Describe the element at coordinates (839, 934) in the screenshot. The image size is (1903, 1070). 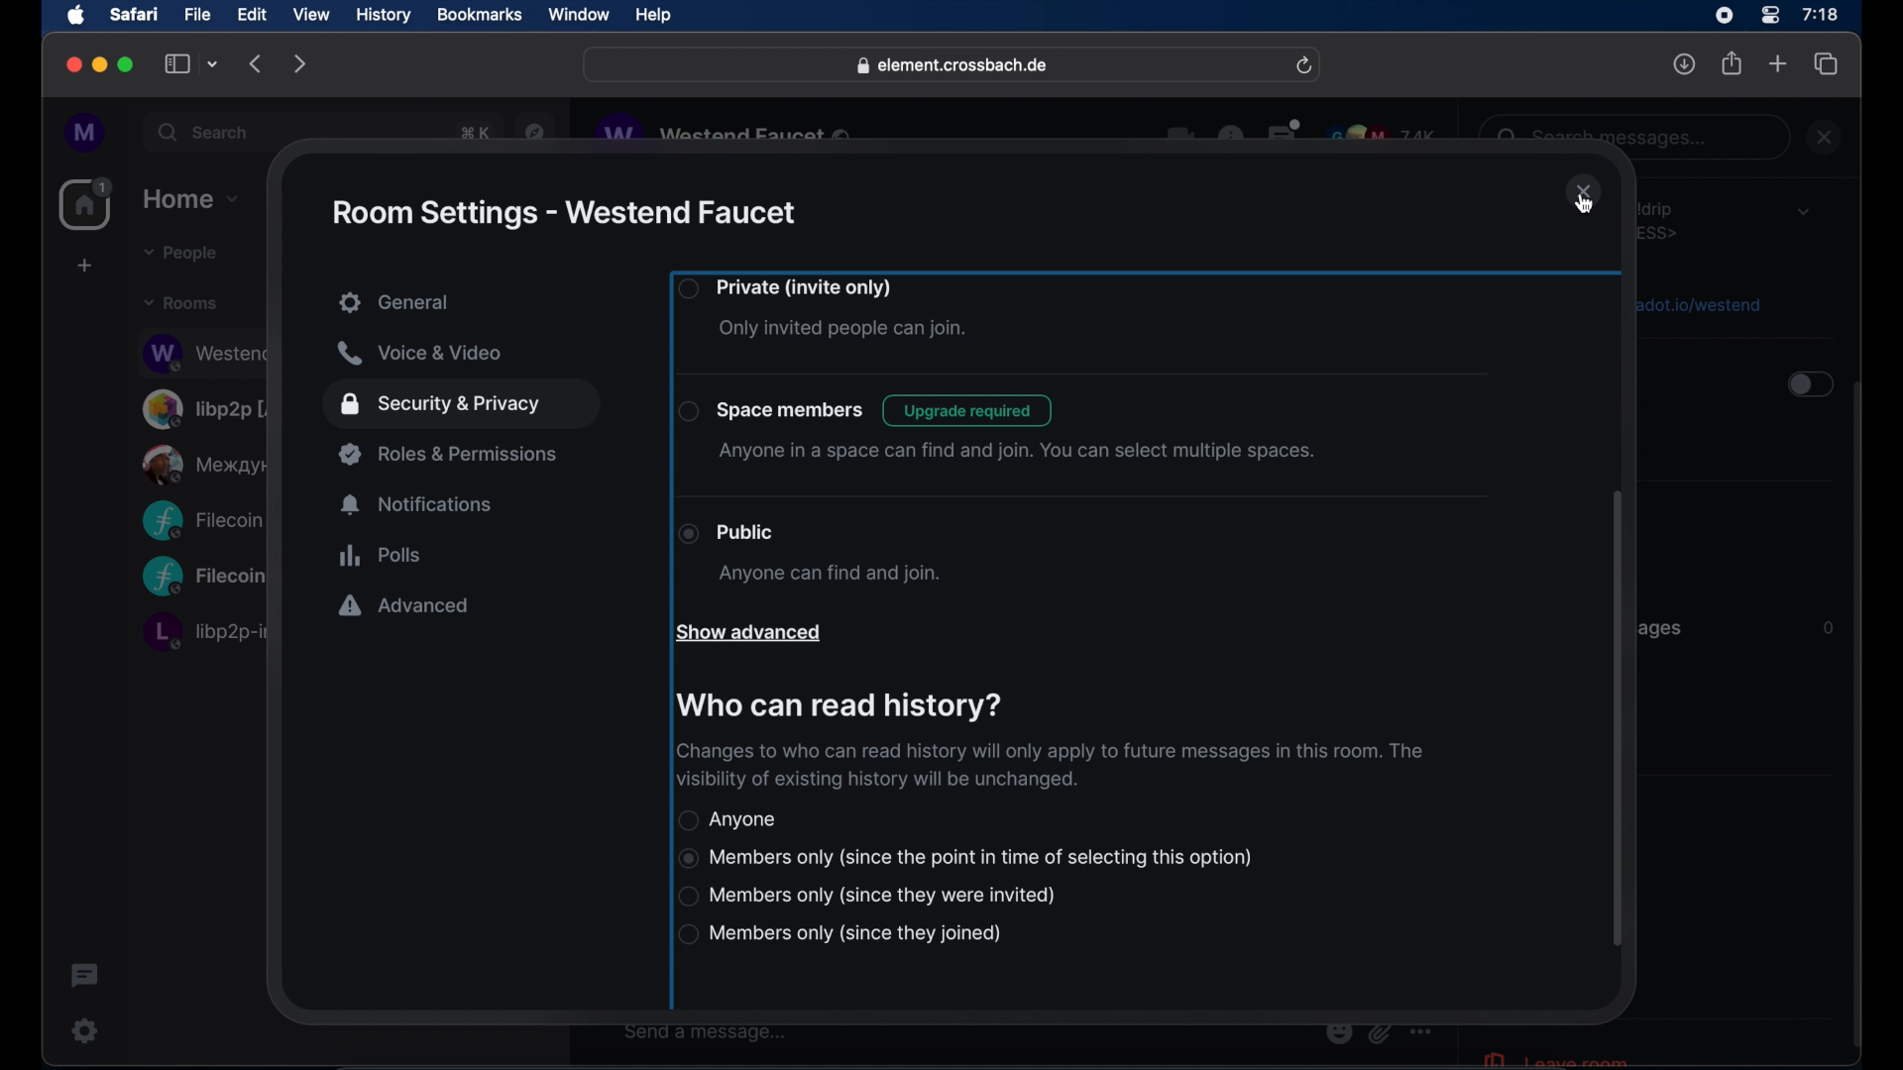
I see `member radio button` at that location.